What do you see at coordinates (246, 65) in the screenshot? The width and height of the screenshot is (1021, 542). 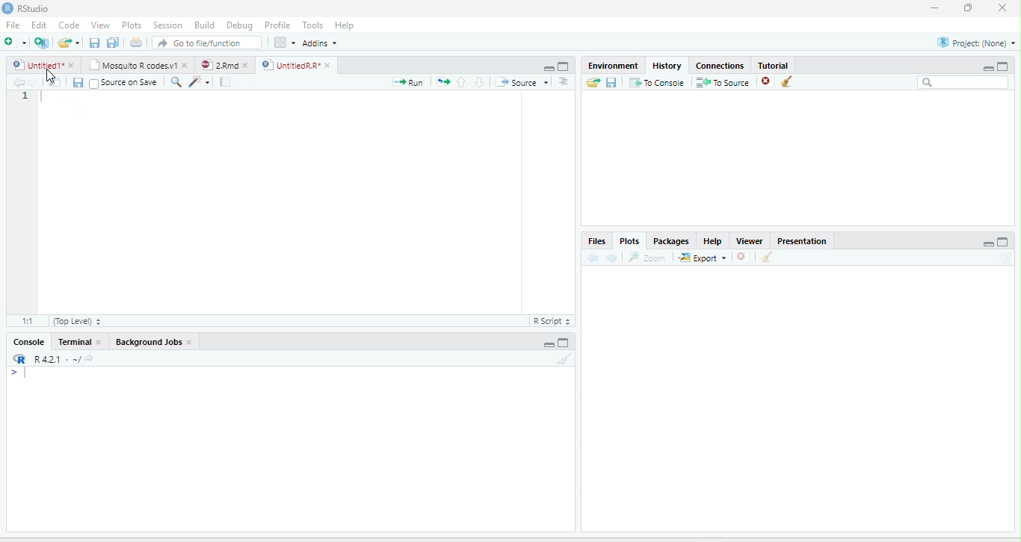 I see `close` at bounding box center [246, 65].